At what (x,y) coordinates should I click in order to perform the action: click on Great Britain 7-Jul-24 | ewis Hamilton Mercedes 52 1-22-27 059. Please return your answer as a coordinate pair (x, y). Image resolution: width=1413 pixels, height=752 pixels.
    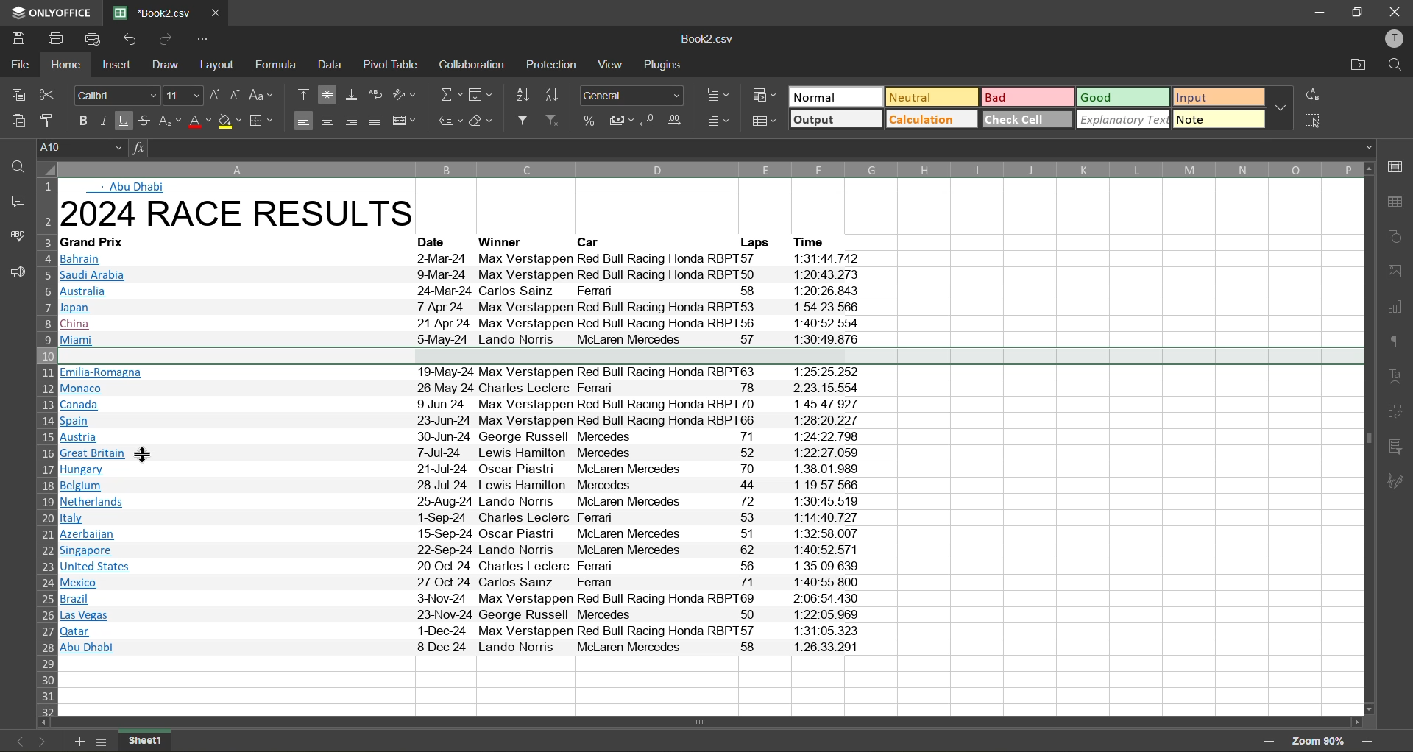
    Looking at the image, I should click on (461, 454).